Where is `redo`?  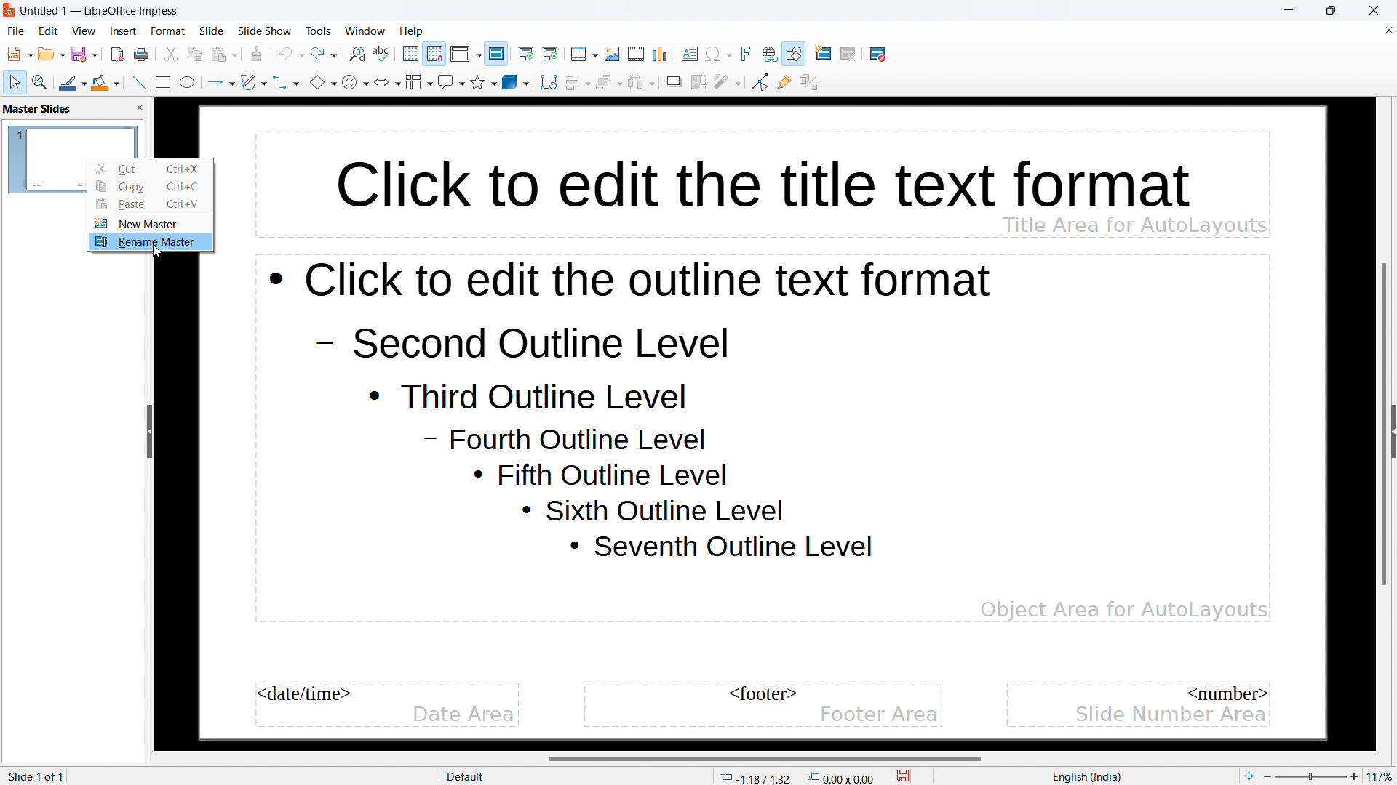 redo is located at coordinates (324, 54).